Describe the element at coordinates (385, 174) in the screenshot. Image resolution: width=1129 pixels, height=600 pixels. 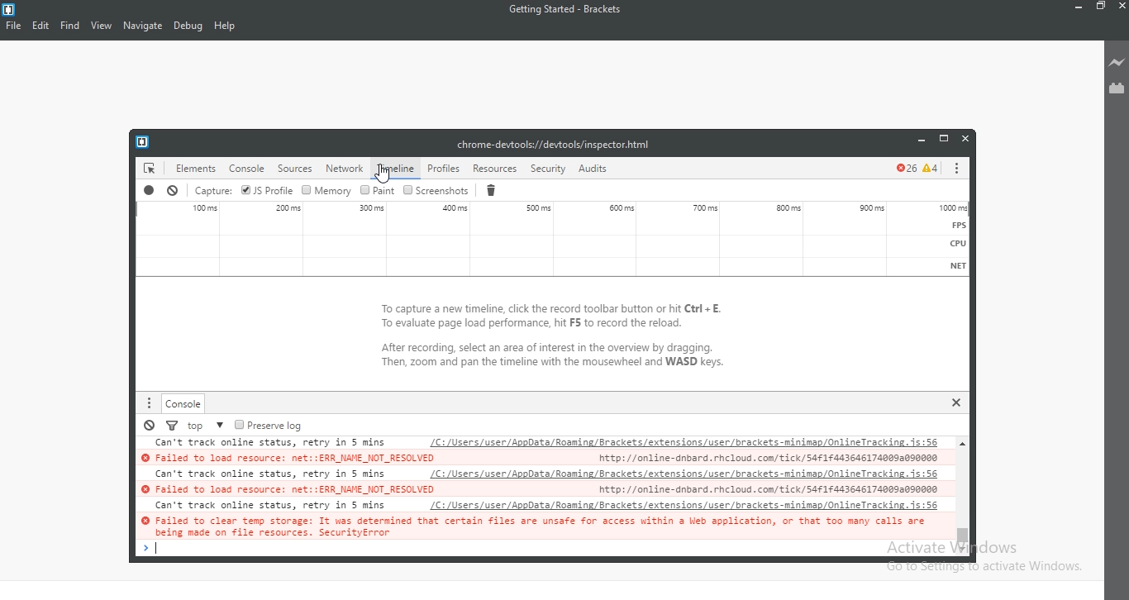
I see `cursor on Timeline` at that location.